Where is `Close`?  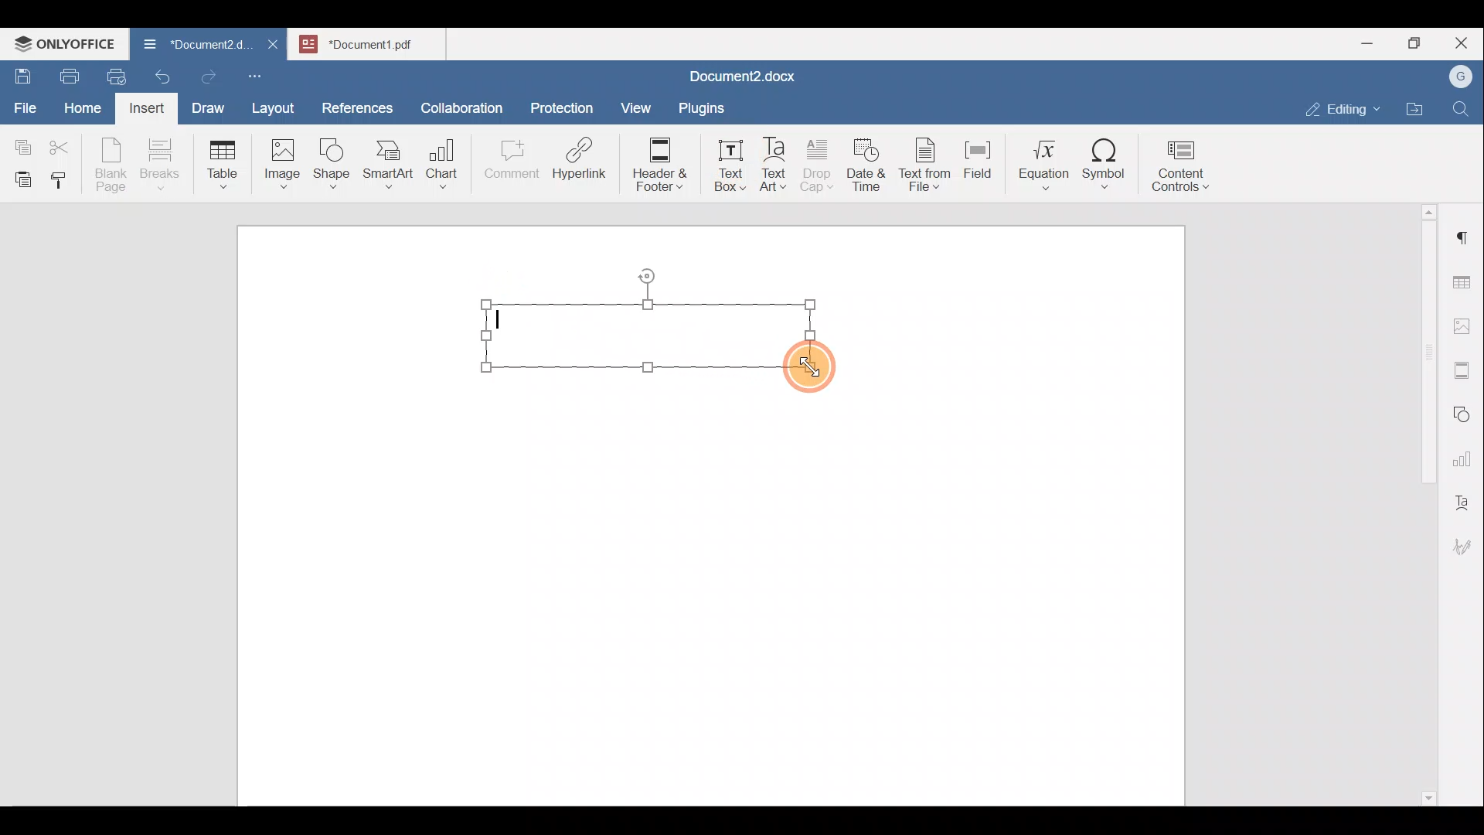 Close is located at coordinates (1464, 44).